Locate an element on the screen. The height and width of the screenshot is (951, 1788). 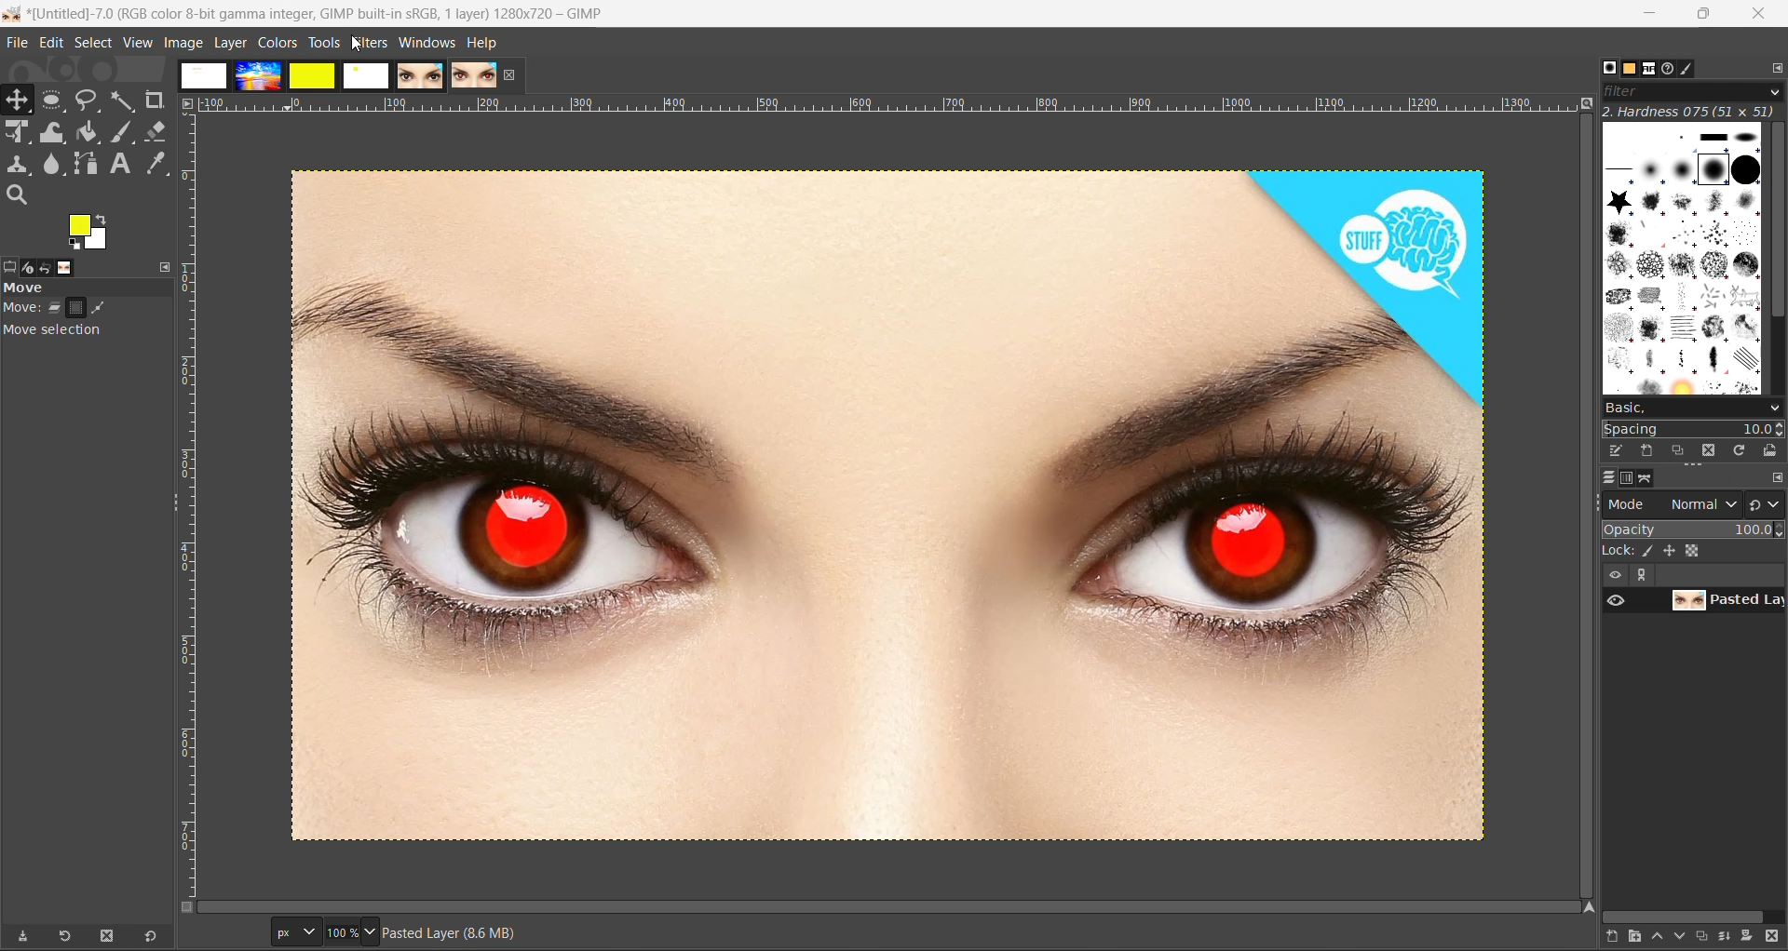
colors is located at coordinates (277, 45).